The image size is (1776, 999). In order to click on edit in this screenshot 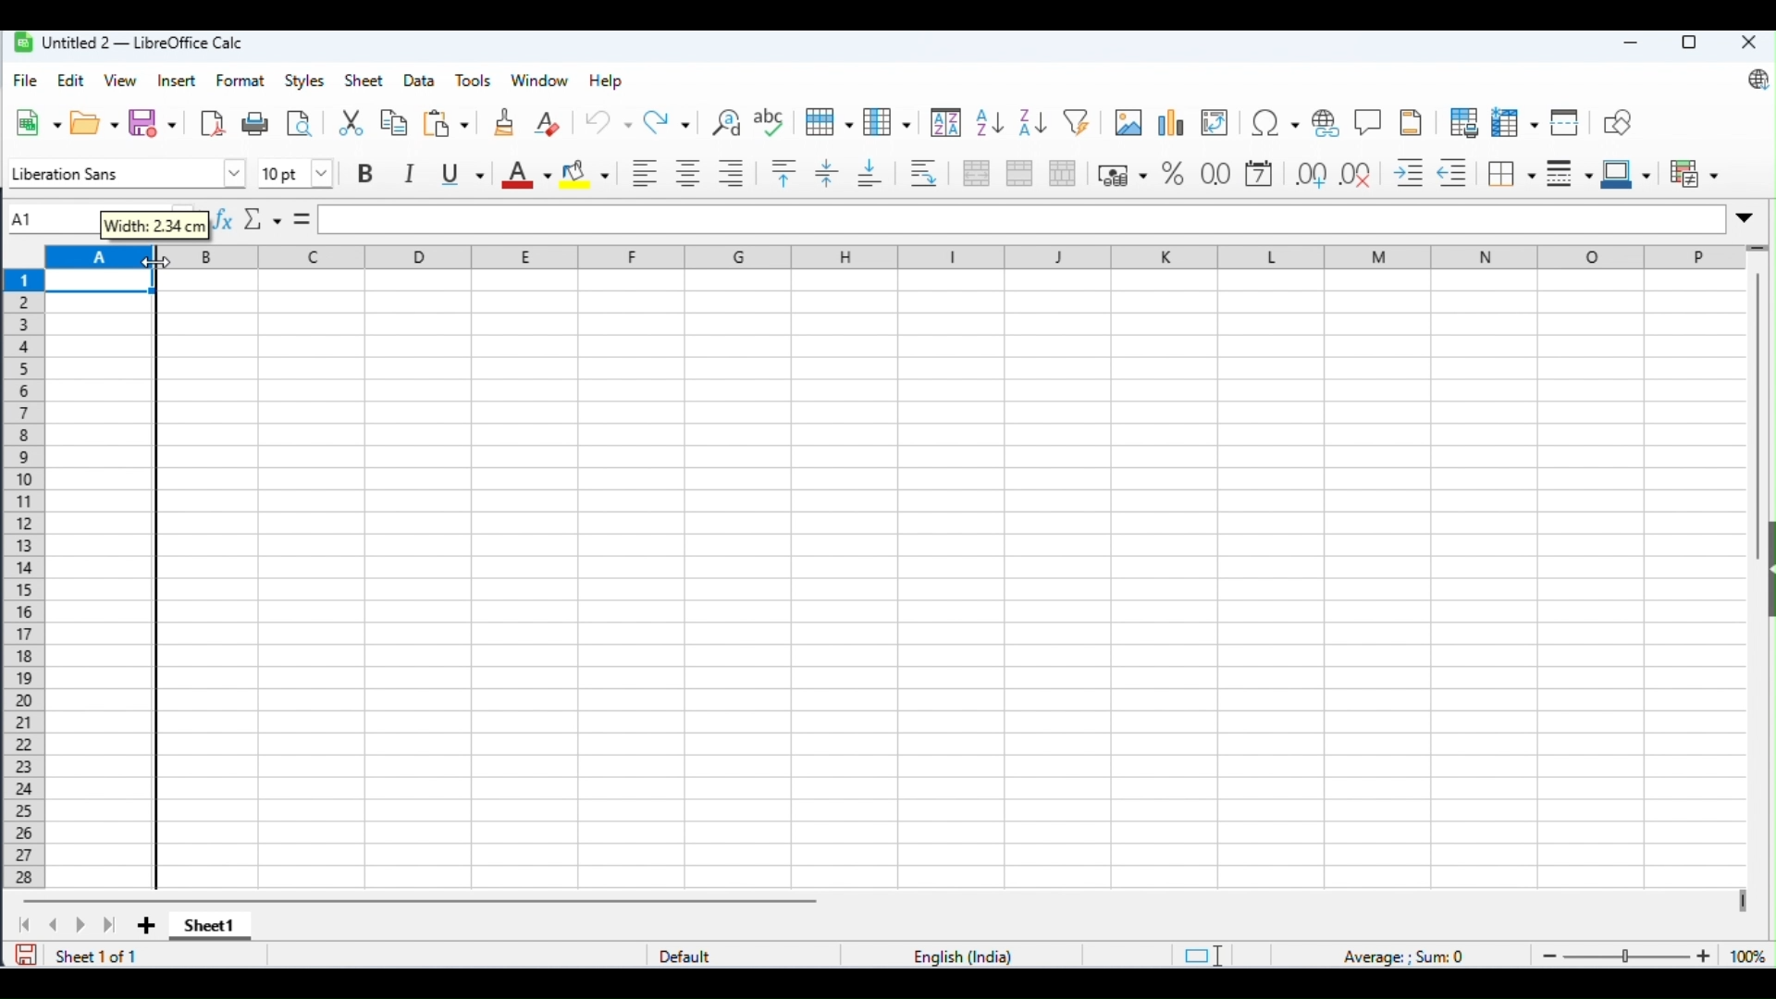, I will do `click(73, 81)`.